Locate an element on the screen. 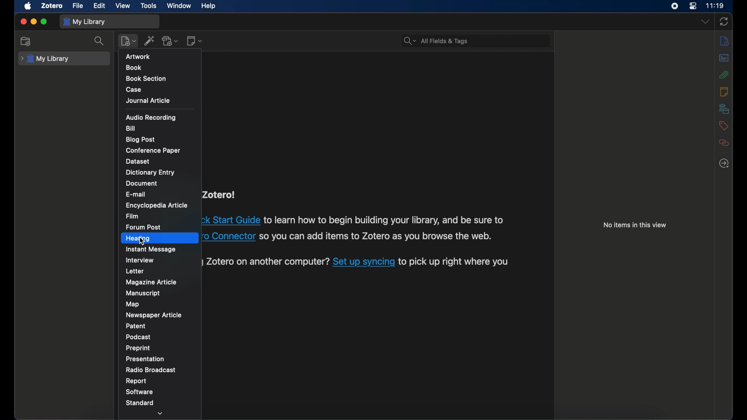 Image resolution: width=747 pixels, height=420 pixels. file is located at coordinates (78, 6).